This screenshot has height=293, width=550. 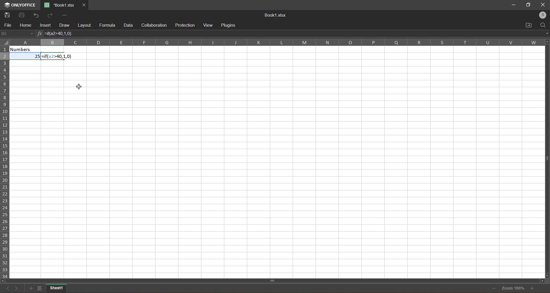 I want to click on more, so click(x=64, y=15).